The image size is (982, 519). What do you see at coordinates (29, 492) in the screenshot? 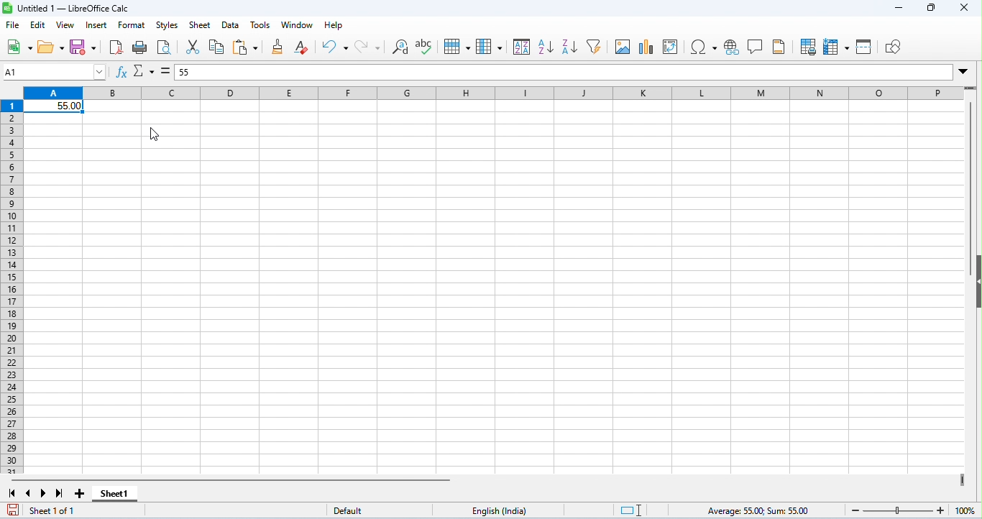
I see `previous sheet` at bounding box center [29, 492].